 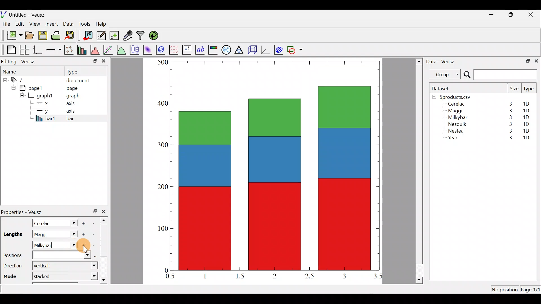 I want to click on Create new dataset using ranges, parametrically, or as functions of existing datasets., so click(x=115, y=36).